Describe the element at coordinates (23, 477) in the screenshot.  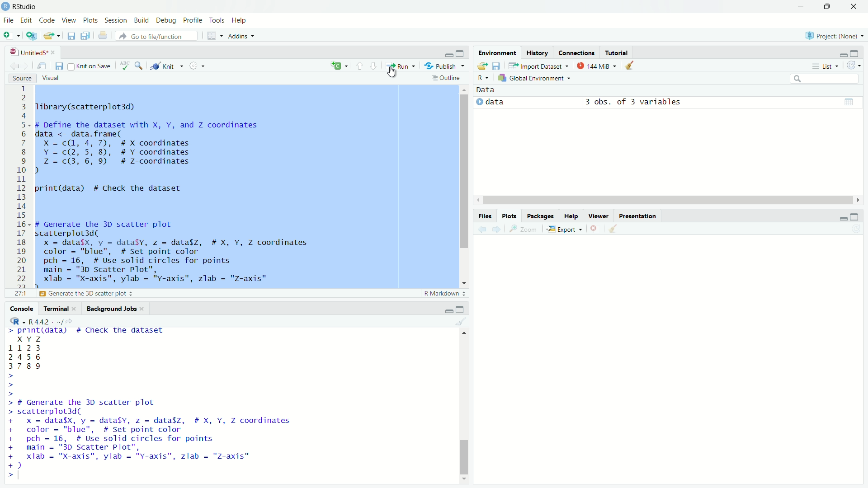
I see `typing cursor` at that location.